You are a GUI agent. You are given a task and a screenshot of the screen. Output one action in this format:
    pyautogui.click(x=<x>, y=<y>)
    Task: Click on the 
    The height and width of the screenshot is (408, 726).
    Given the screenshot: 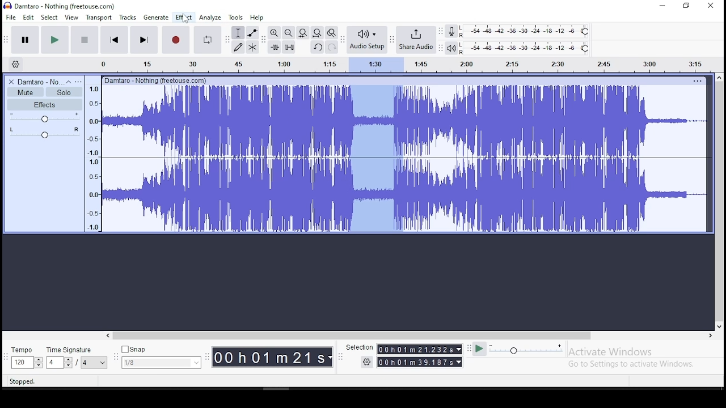 What is the action you would take?
    pyautogui.click(x=5, y=356)
    